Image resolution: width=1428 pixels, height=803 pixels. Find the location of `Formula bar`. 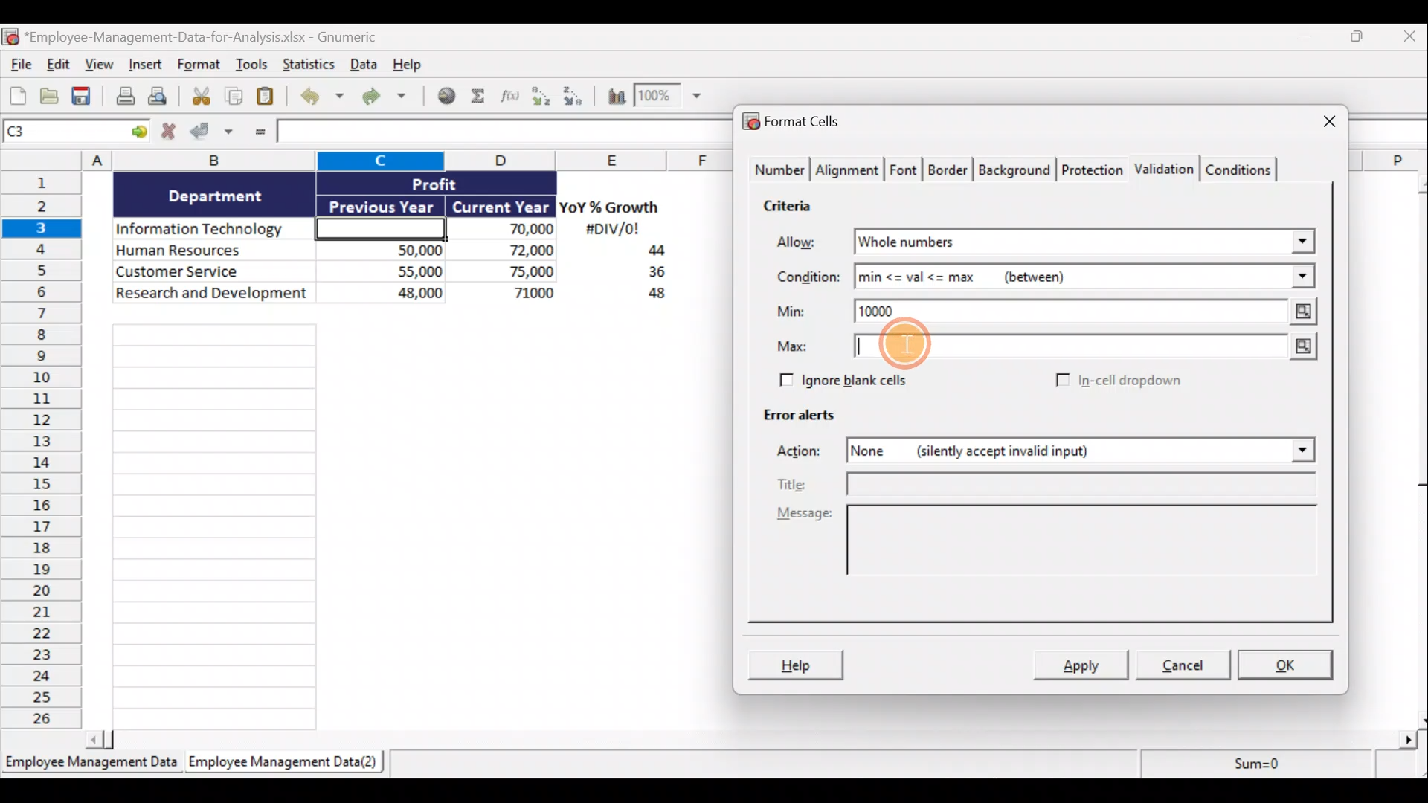

Formula bar is located at coordinates (500, 133).